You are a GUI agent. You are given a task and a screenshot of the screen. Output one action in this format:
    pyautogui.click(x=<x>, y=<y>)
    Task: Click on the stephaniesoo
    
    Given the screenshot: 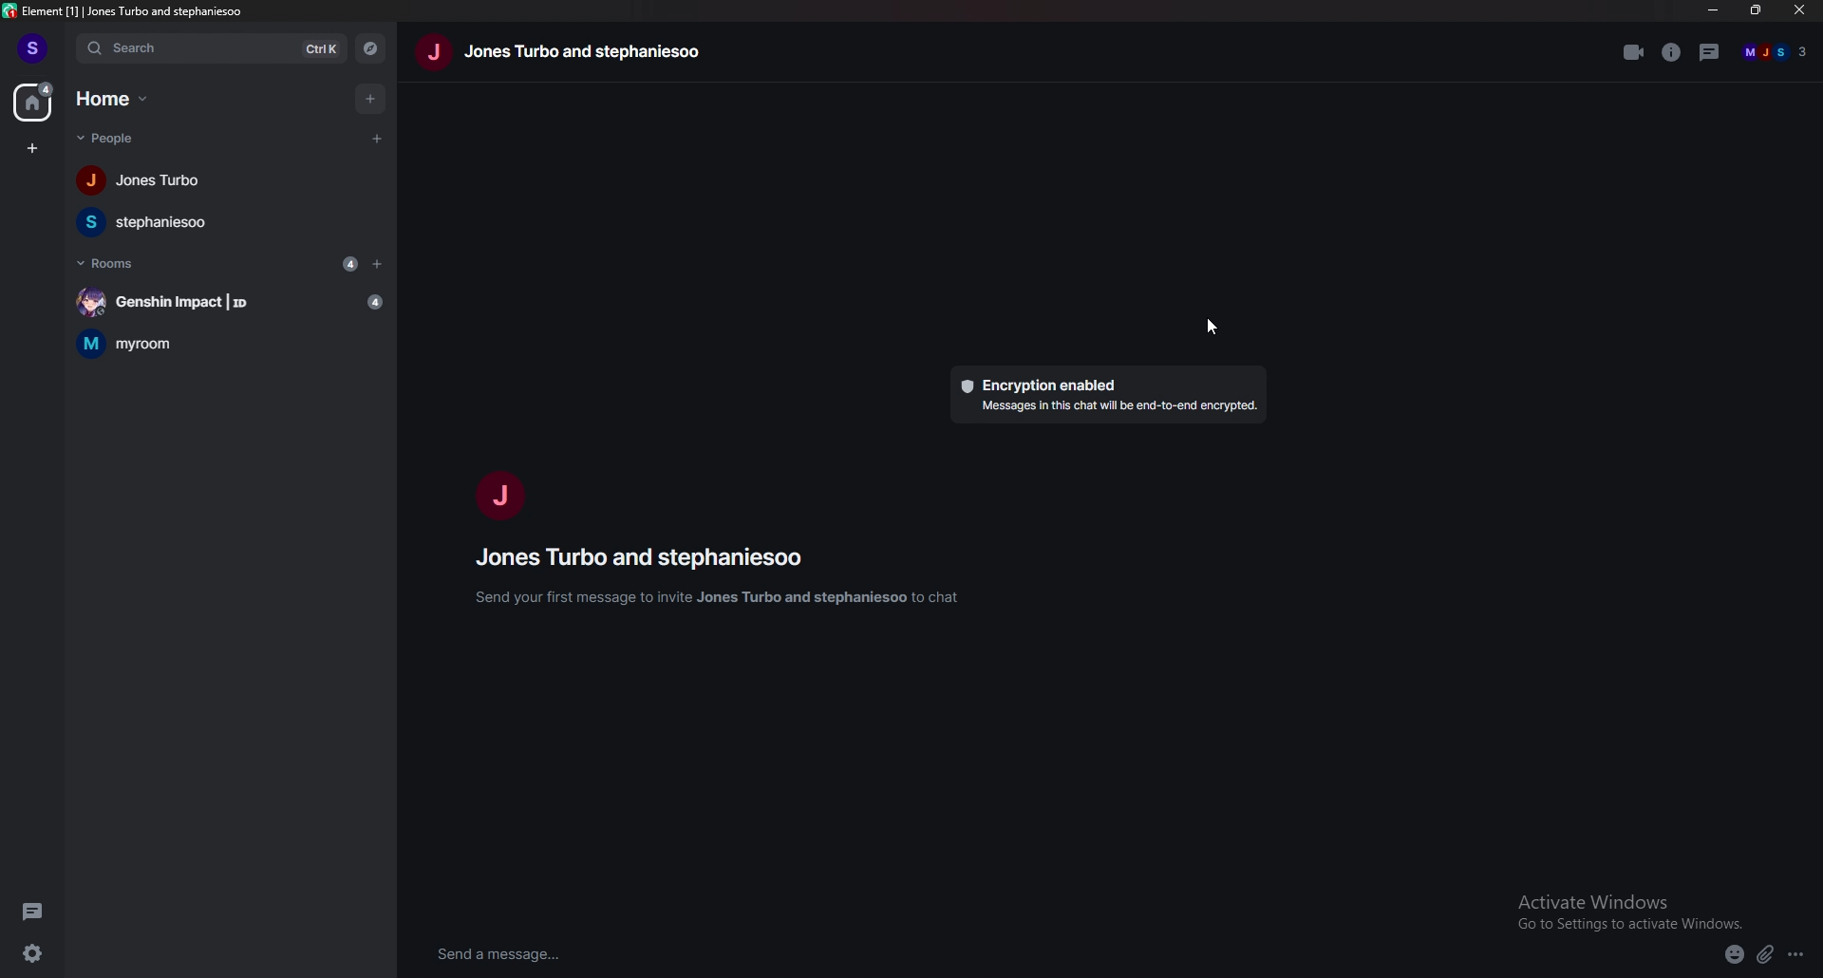 What is the action you would take?
    pyautogui.click(x=163, y=223)
    